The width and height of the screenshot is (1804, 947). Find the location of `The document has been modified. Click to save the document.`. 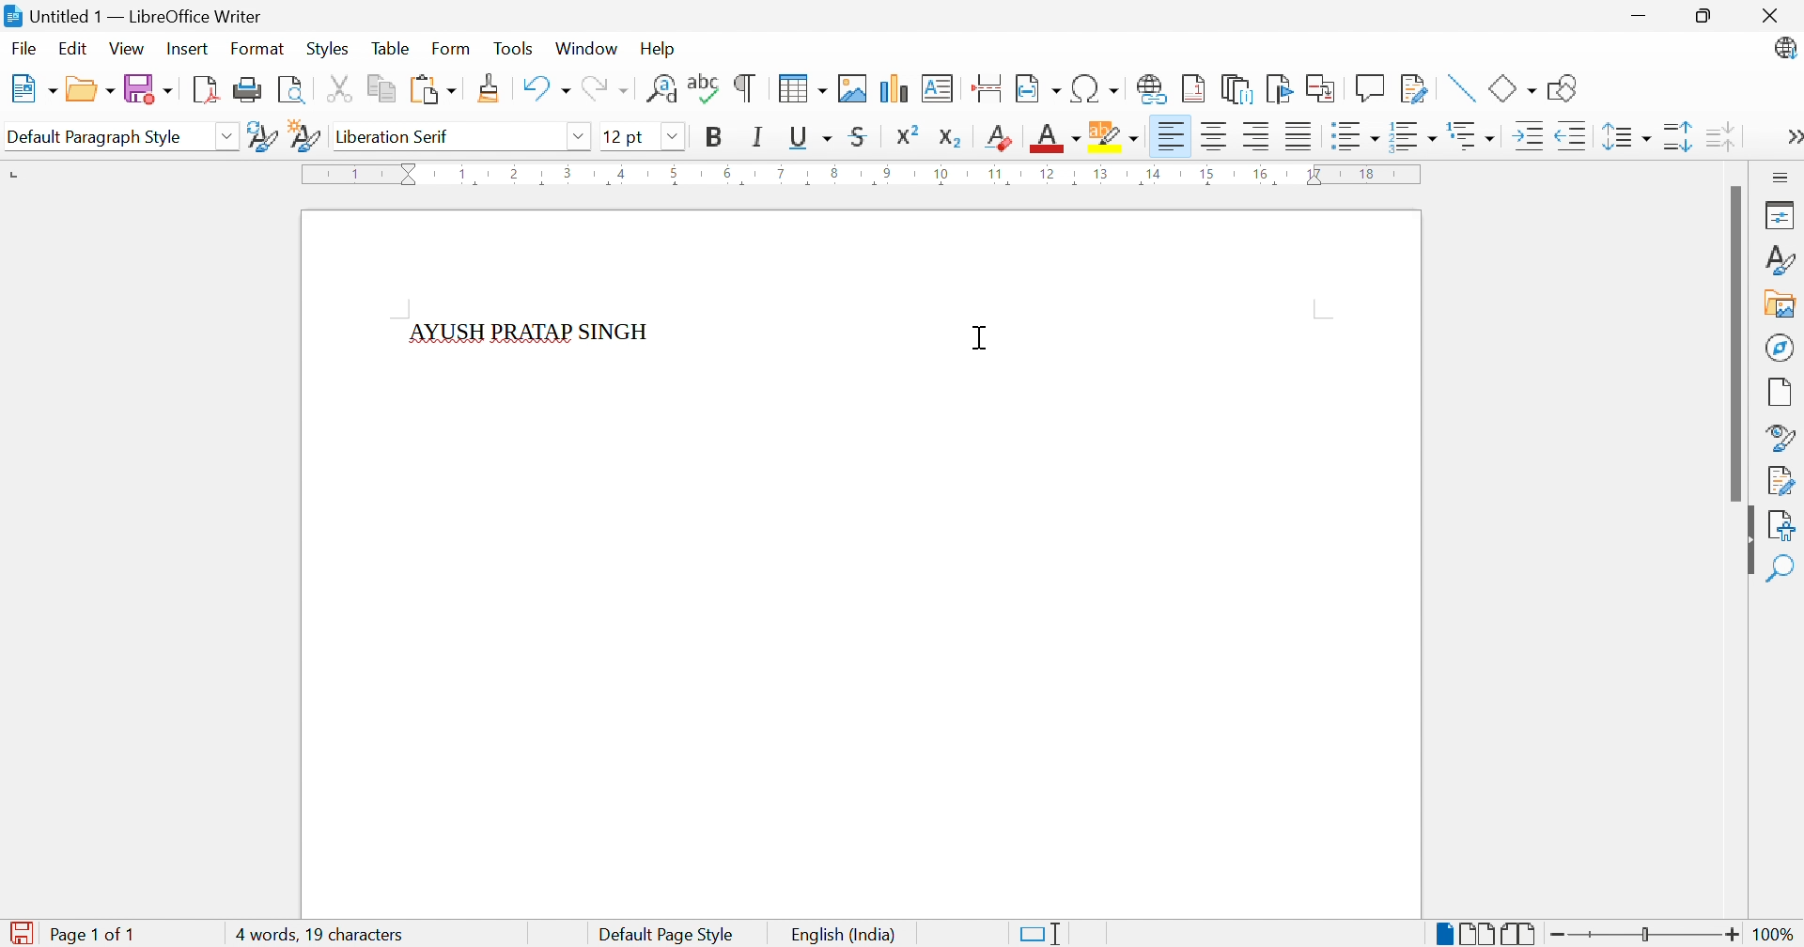

The document has been modified. Click to save the document. is located at coordinates (23, 931).